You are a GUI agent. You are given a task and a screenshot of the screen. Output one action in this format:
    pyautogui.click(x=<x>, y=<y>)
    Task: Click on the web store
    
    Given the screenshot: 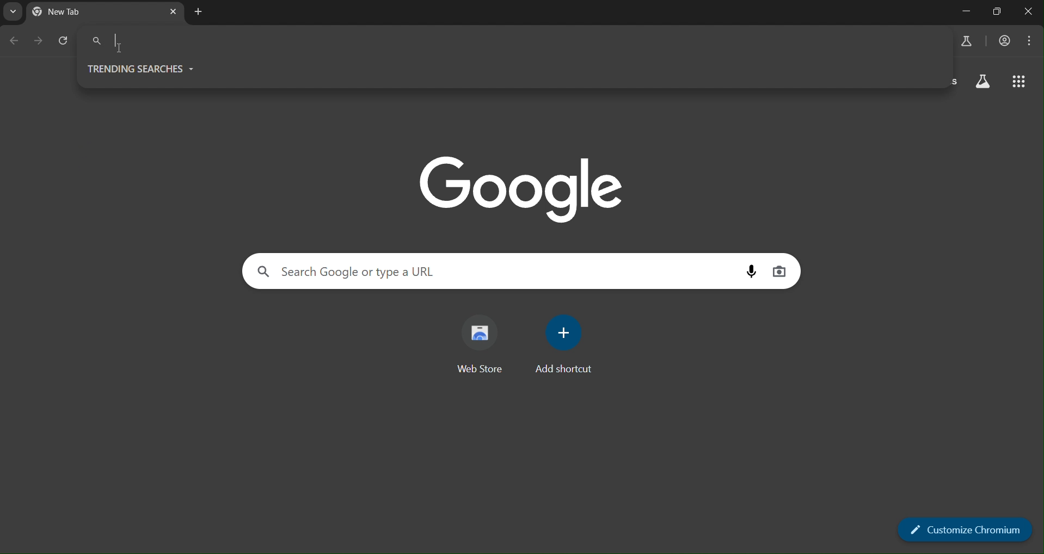 What is the action you would take?
    pyautogui.click(x=480, y=346)
    